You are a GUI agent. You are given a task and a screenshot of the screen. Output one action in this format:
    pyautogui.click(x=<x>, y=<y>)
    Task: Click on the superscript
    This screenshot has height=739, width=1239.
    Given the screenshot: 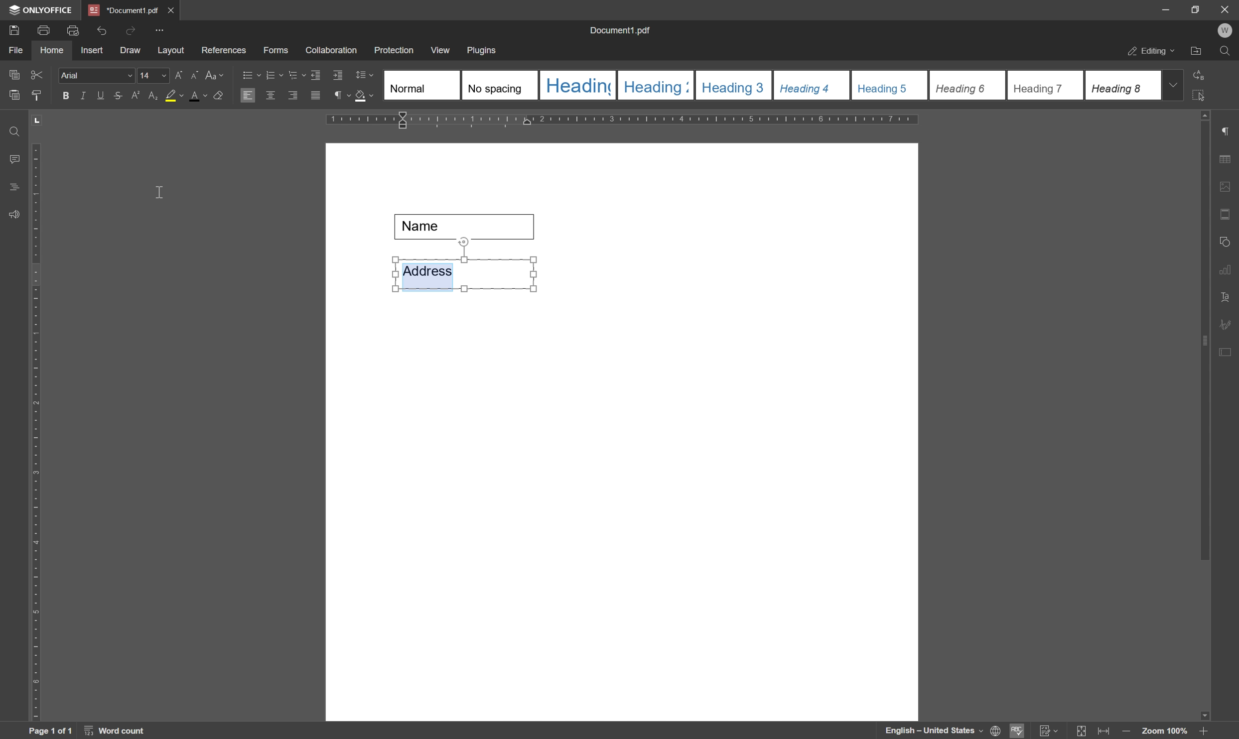 What is the action you would take?
    pyautogui.click(x=136, y=96)
    